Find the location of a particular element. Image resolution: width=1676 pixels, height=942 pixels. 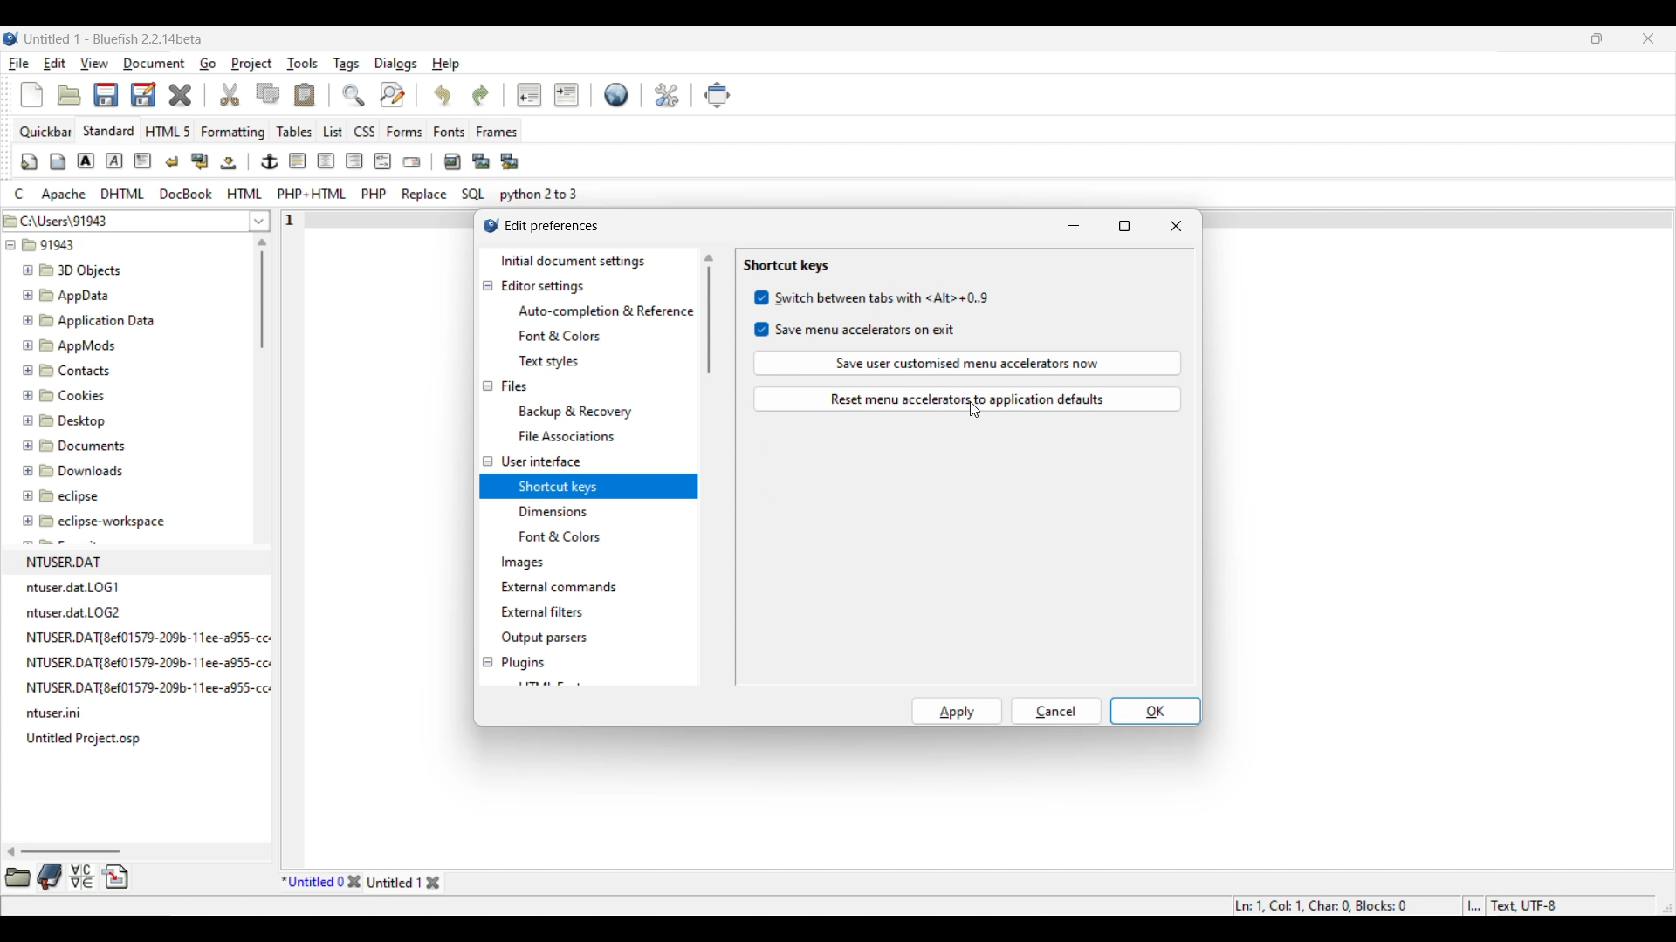

Save menu accelerators on exit is located at coordinates (856, 330).